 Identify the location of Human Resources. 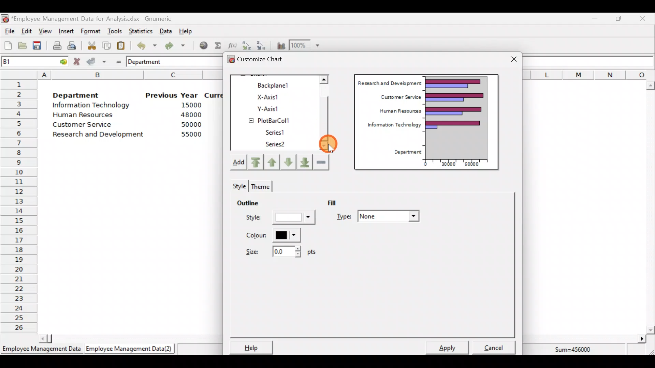
(86, 116).